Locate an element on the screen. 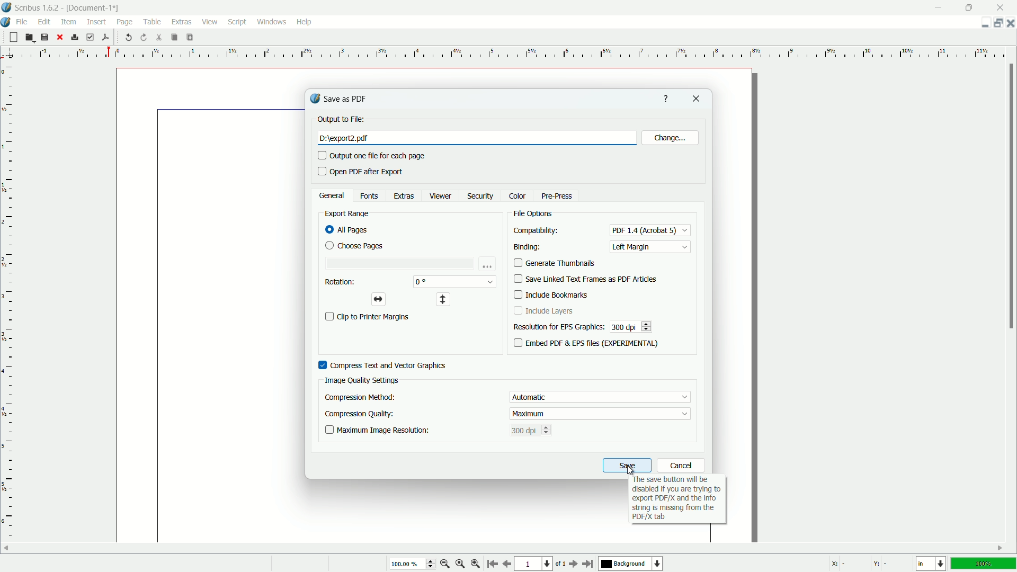 The image size is (1017, 572). paste is located at coordinates (191, 37).